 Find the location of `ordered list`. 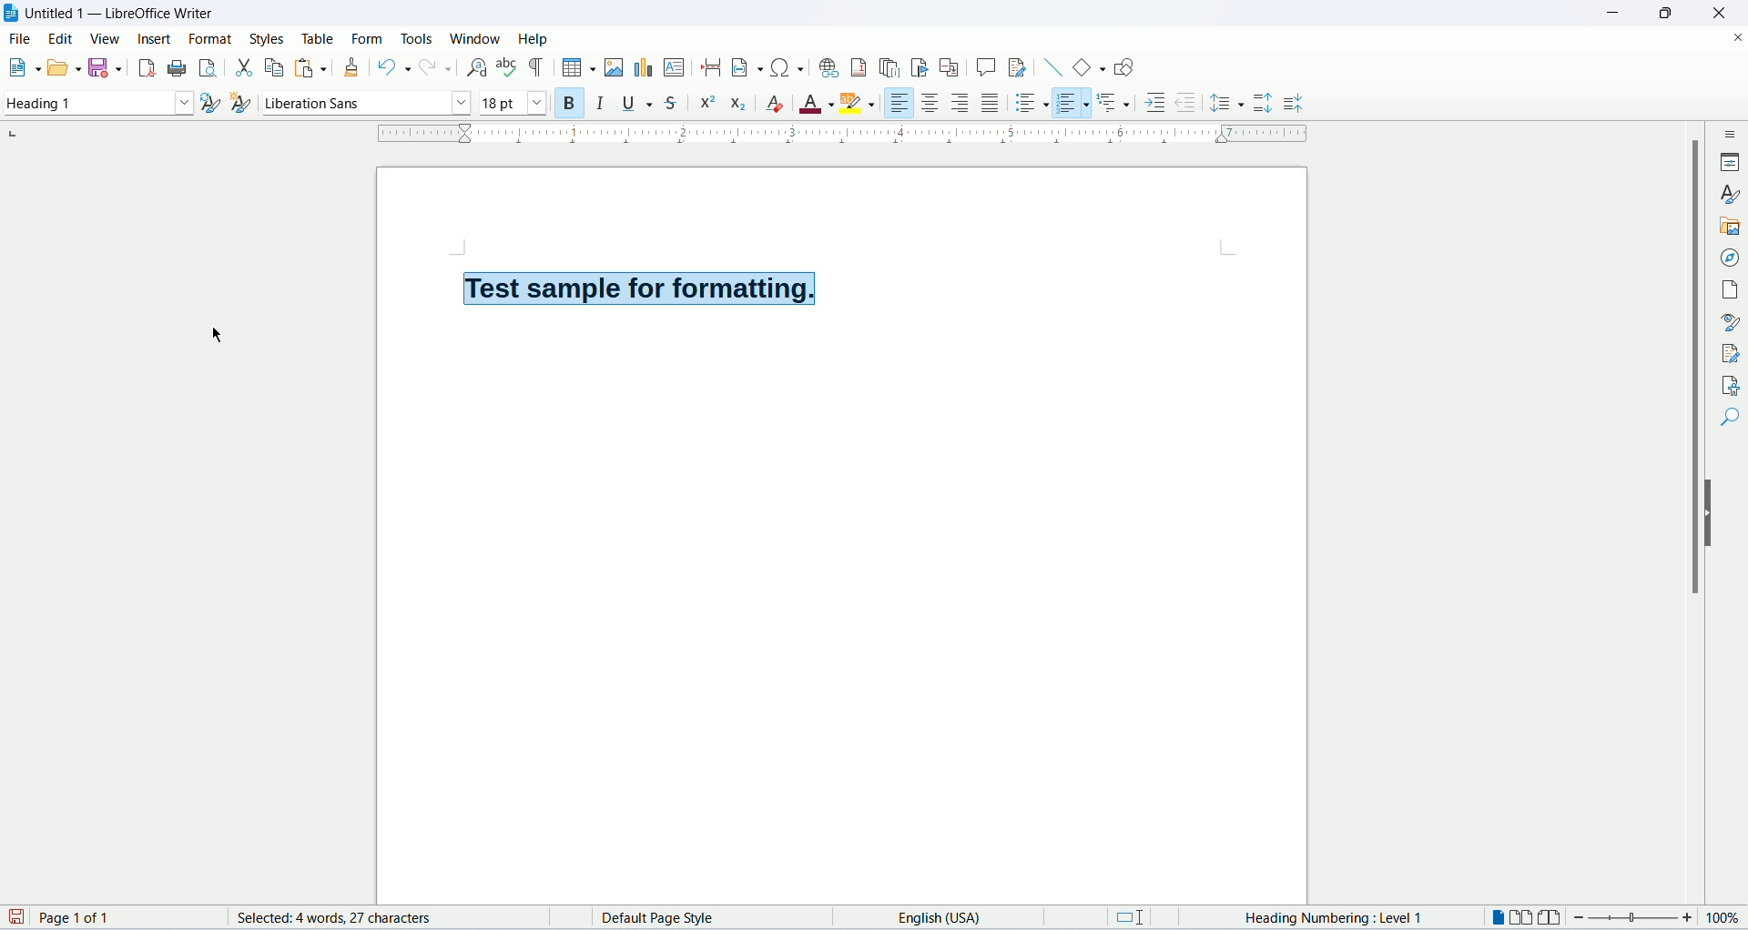

ordered list is located at coordinates (1077, 102).